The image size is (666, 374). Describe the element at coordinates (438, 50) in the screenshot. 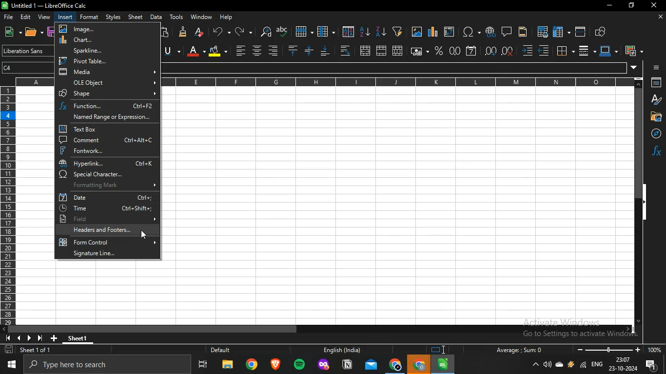

I see `format as percent ` at that location.